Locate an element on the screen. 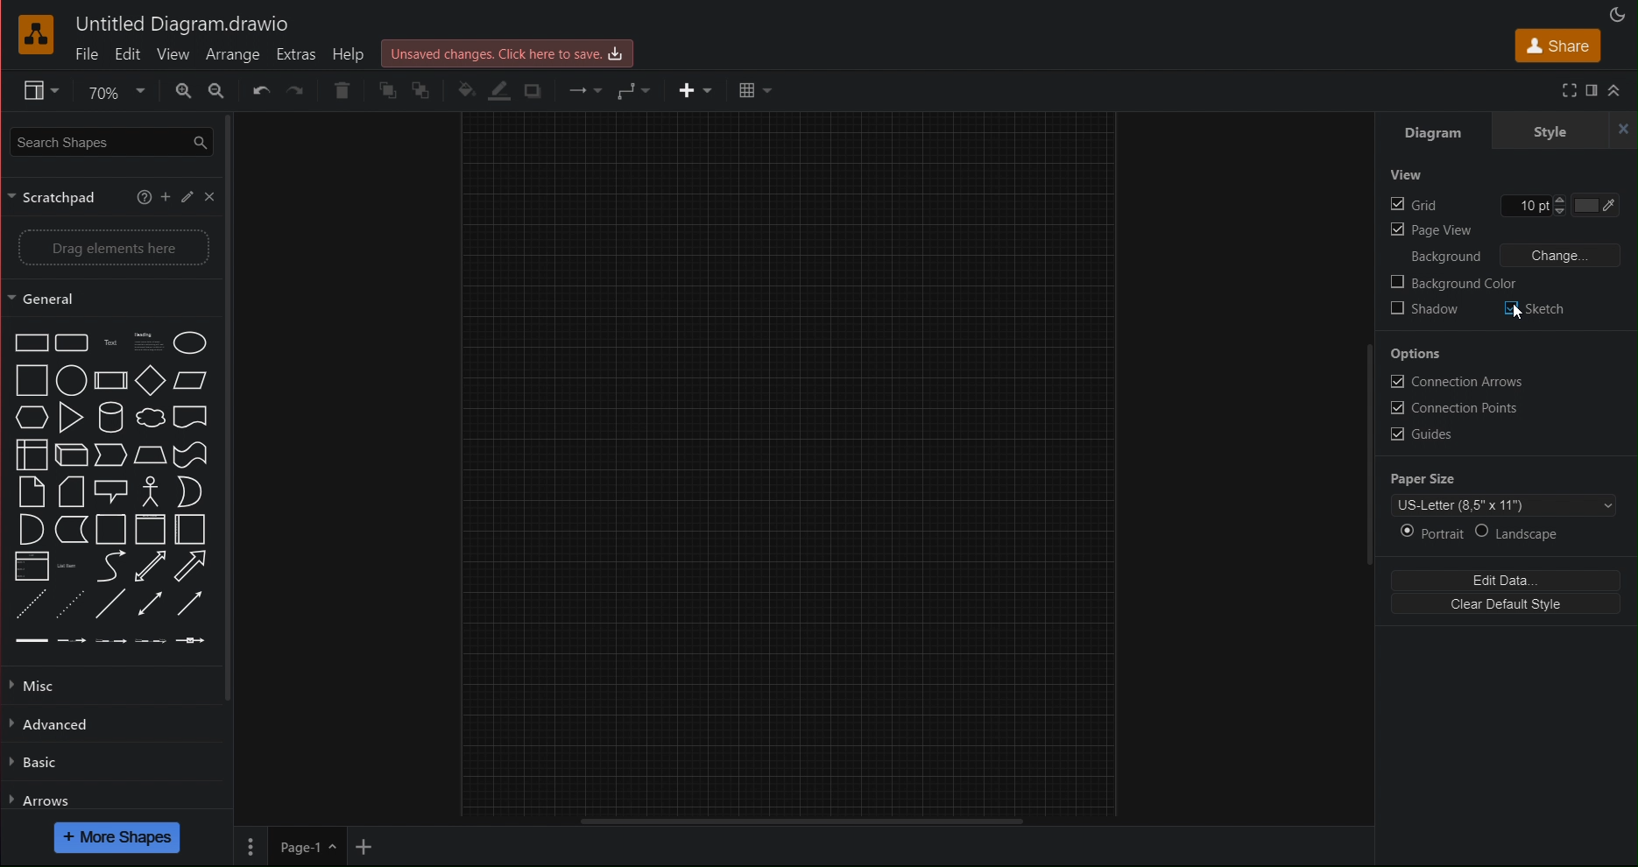 This screenshot has height=867, width=1638. vertical container is located at coordinates (152, 530).